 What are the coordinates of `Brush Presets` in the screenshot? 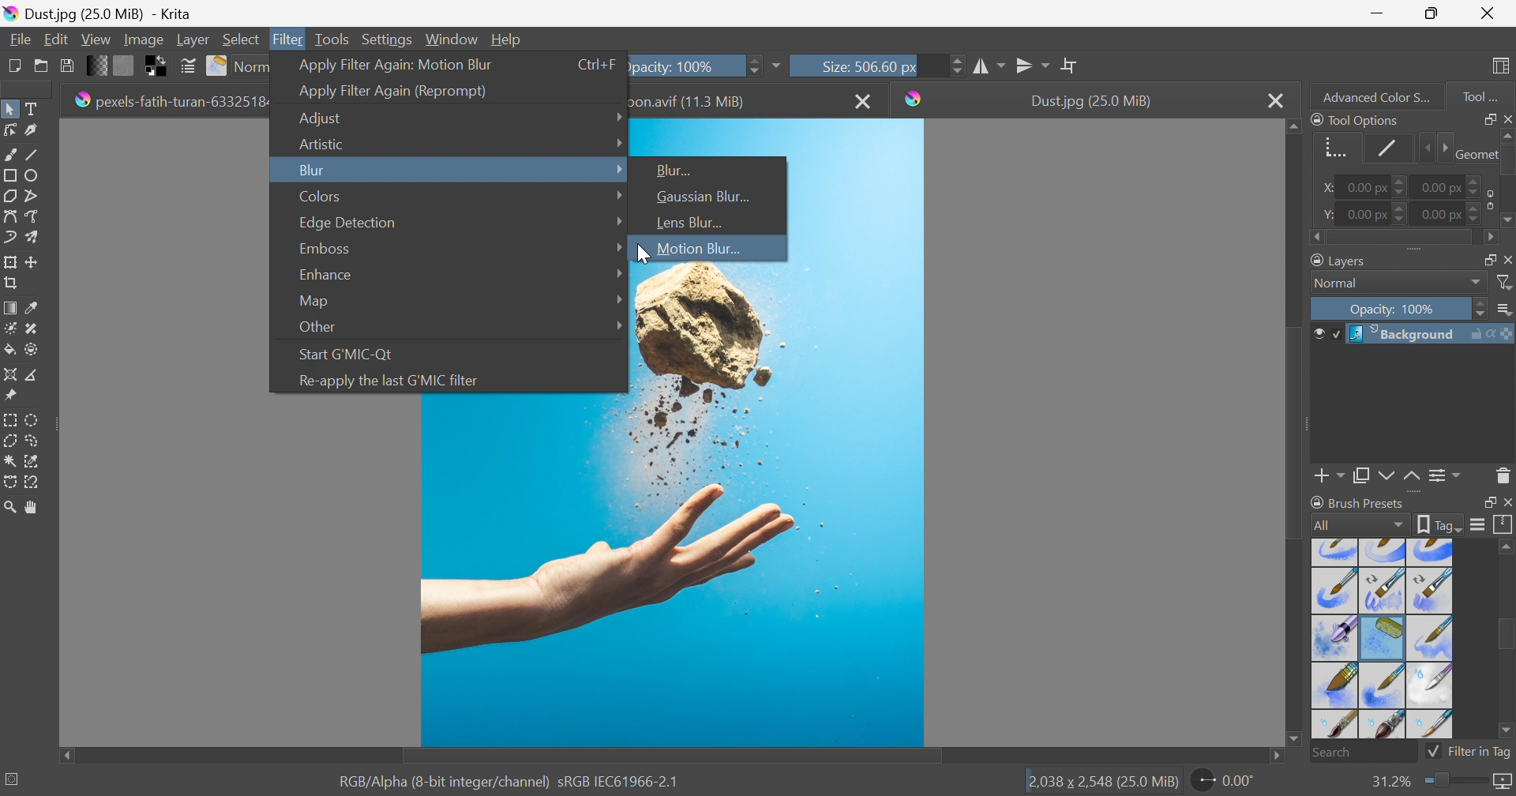 It's located at (1357, 502).